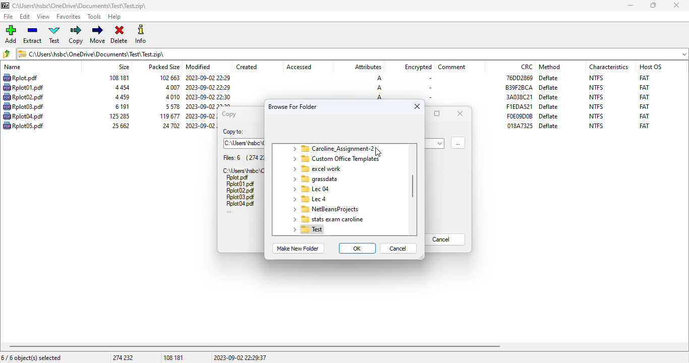 Image resolution: width=689 pixels, height=363 pixels. Describe the element at coordinates (520, 126) in the screenshot. I see `CRC` at that location.